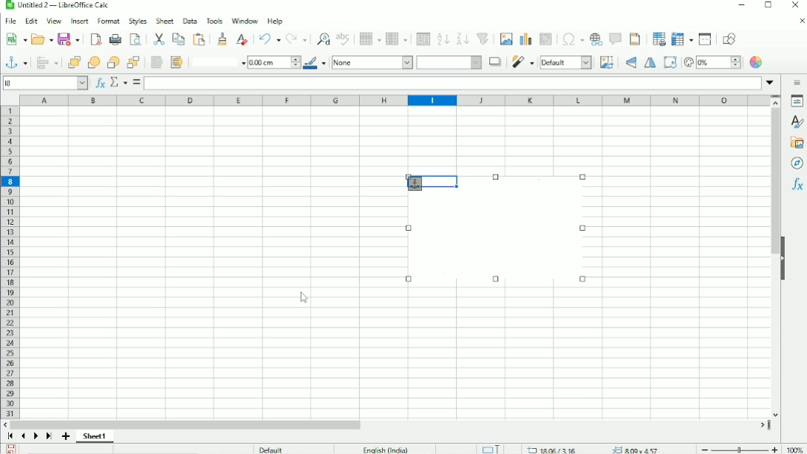 The image size is (807, 454). What do you see at coordinates (244, 38) in the screenshot?
I see `Clear direct formatting` at bounding box center [244, 38].